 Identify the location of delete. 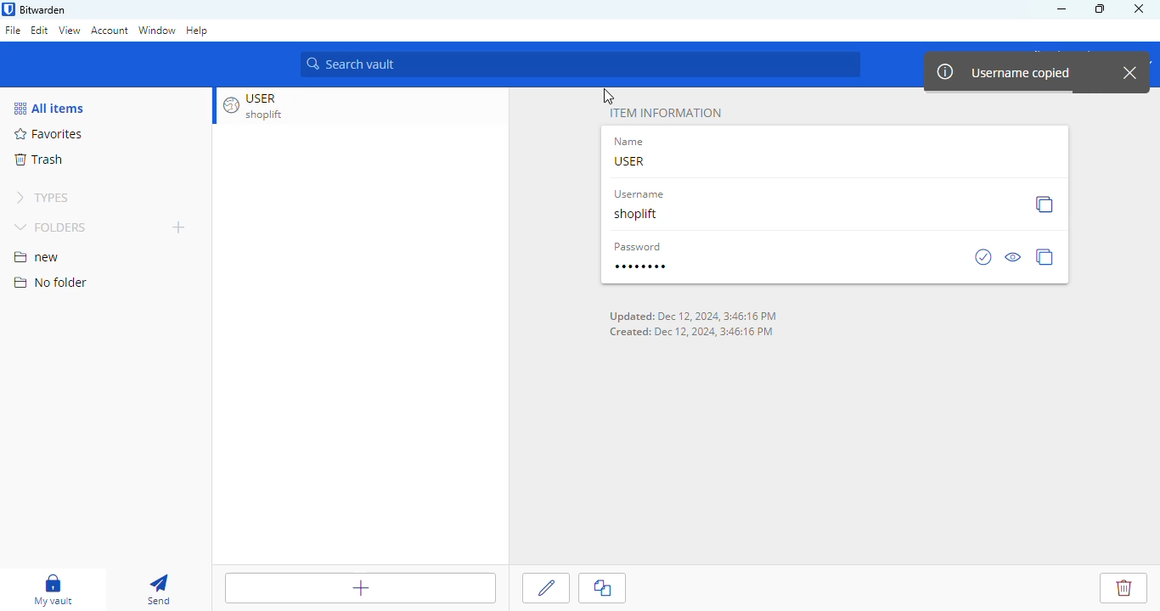
(1124, 587).